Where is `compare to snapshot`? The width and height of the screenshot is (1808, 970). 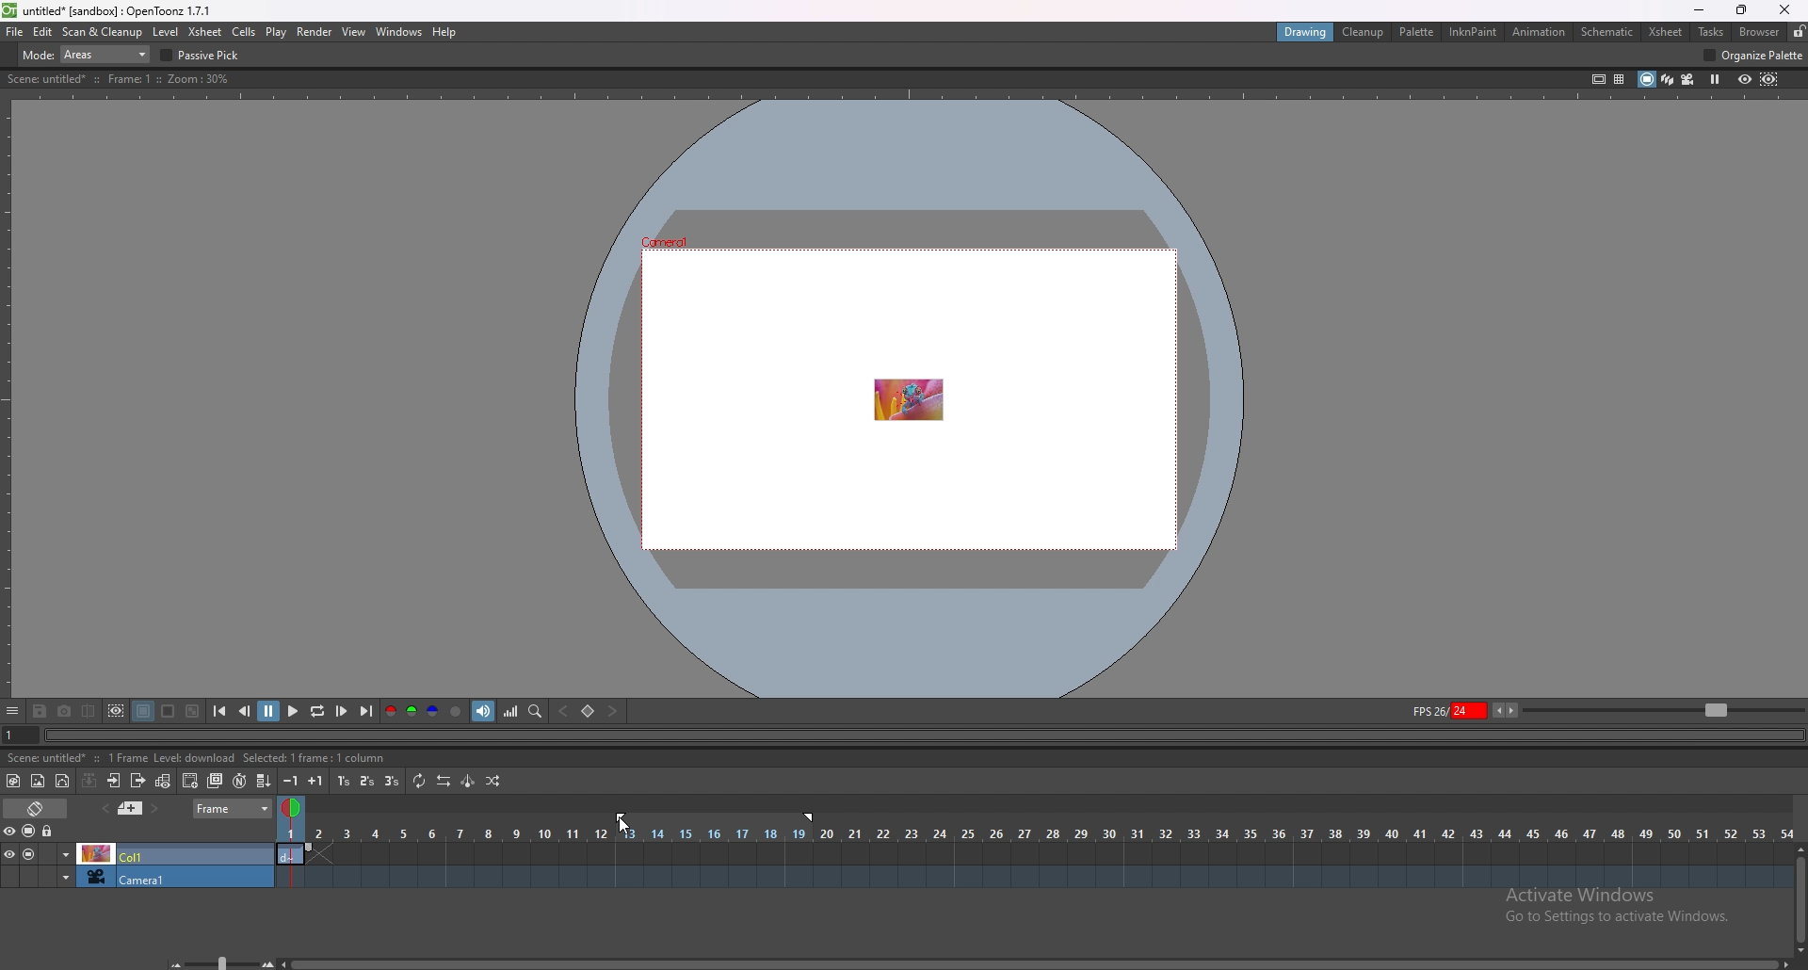
compare to snapshot is located at coordinates (89, 711).